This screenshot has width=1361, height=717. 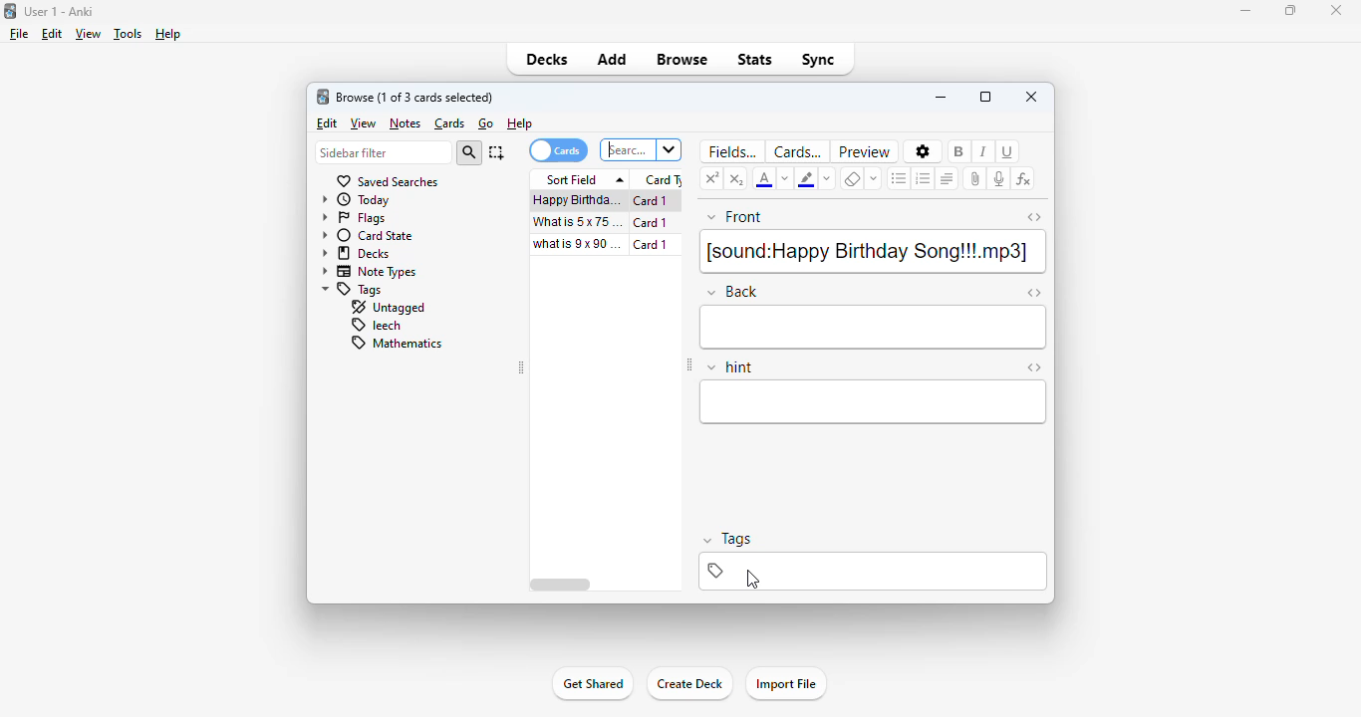 I want to click on notes, so click(x=405, y=123).